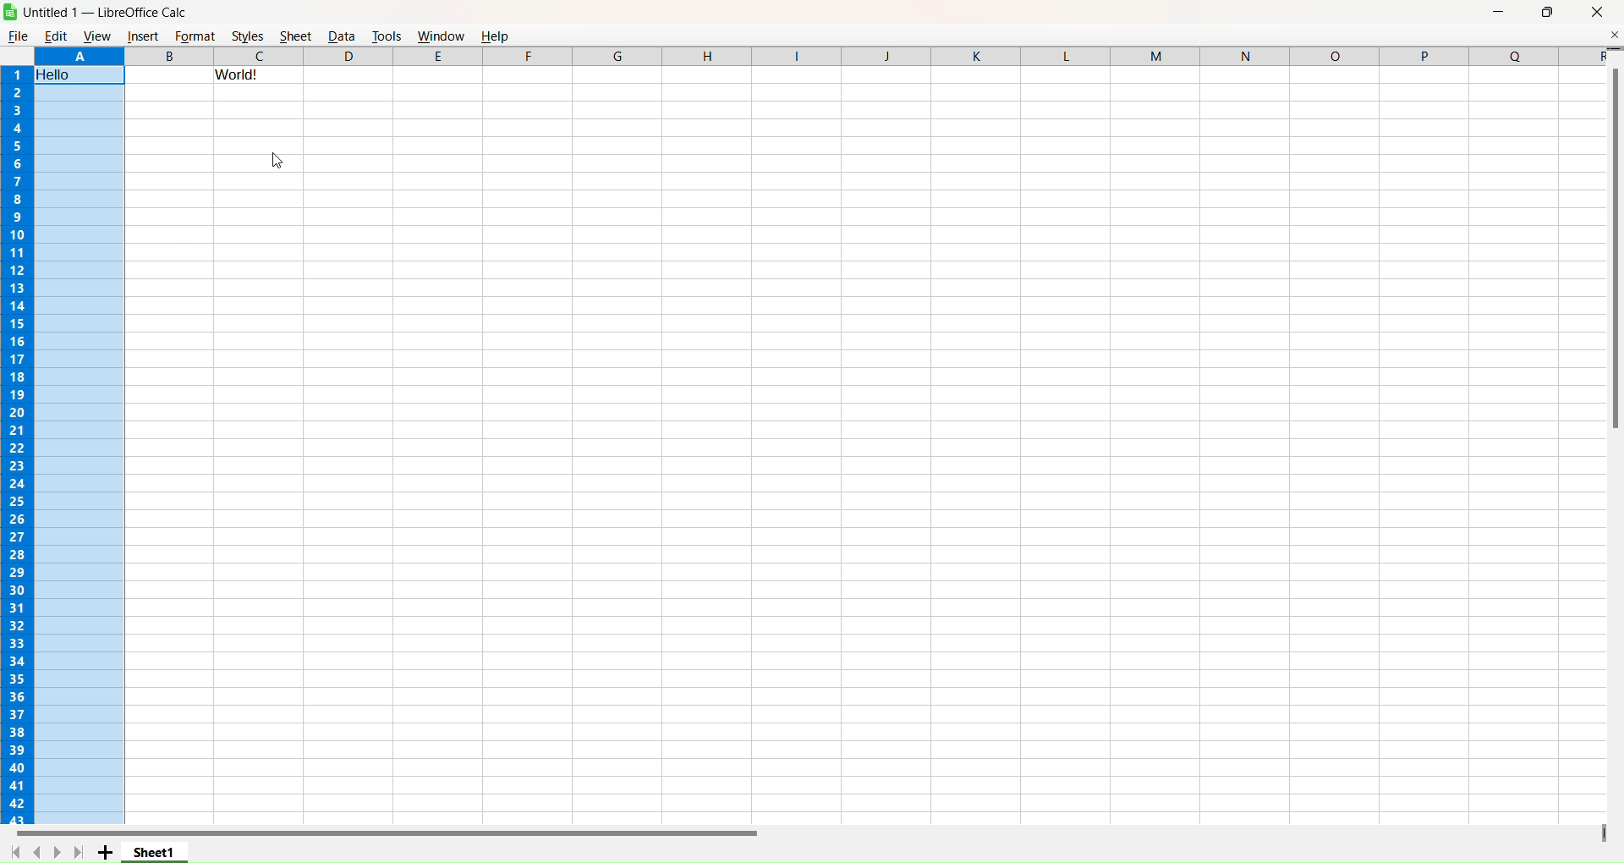 Image resolution: width=1624 pixels, height=863 pixels. Describe the element at coordinates (112, 12) in the screenshot. I see `untitled 1 - LibreOffice Calc` at that location.